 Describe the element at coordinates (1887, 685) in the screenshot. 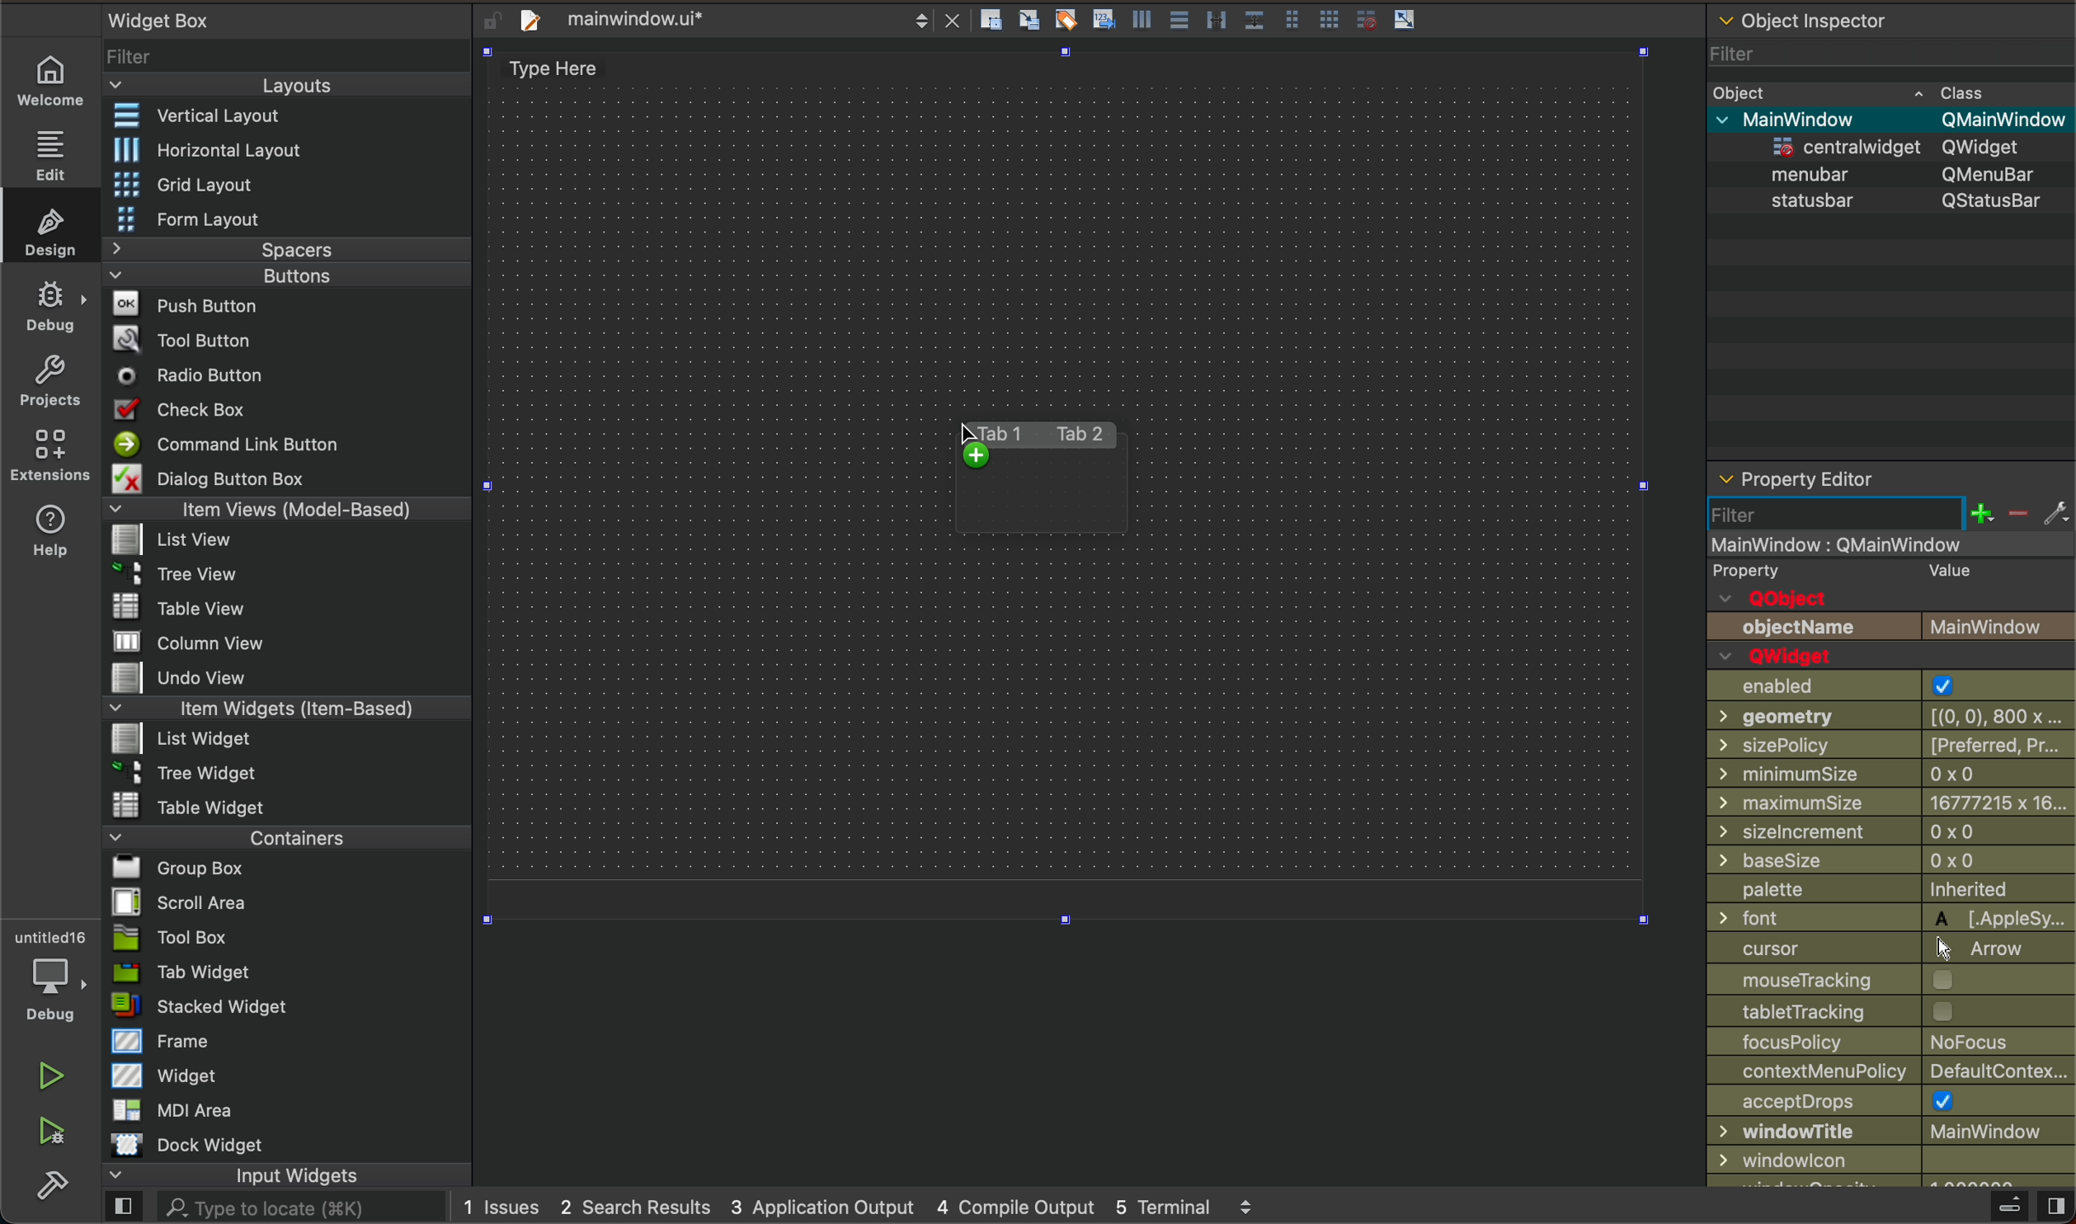

I see `enabled` at that location.